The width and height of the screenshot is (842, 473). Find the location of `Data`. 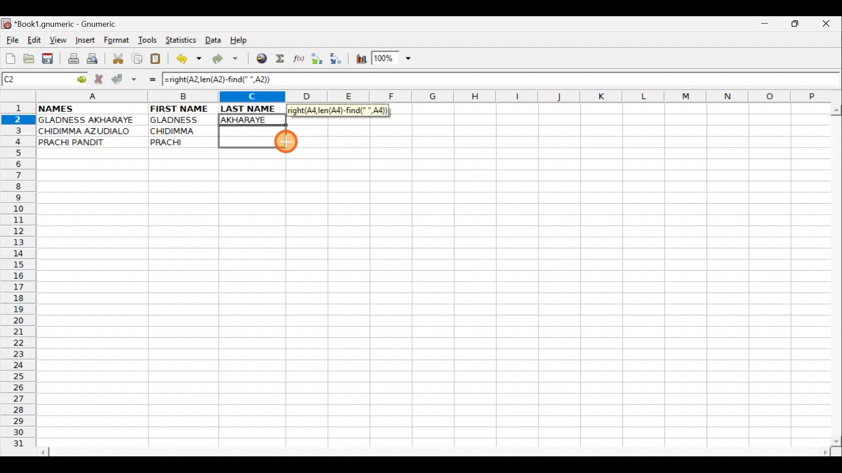

Data is located at coordinates (213, 39).